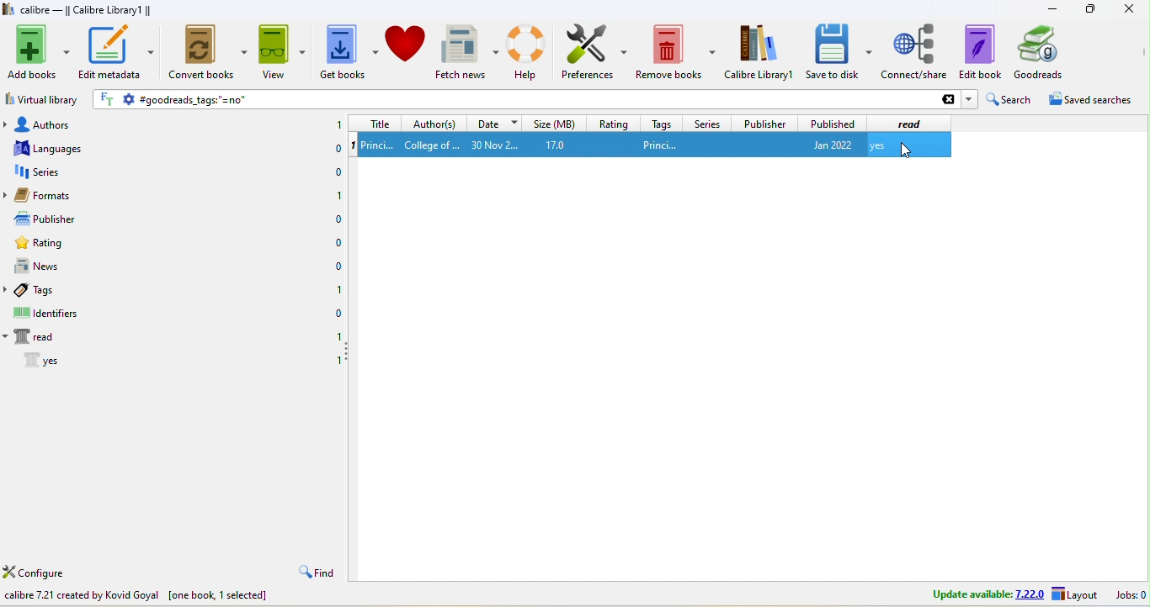 This screenshot has height=607, width=1150. I want to click on 1, so click(336, 362).